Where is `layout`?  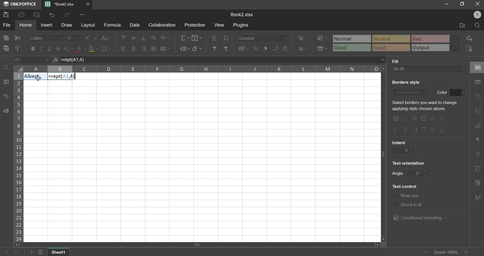 layout is located at coordinates (88, 25).